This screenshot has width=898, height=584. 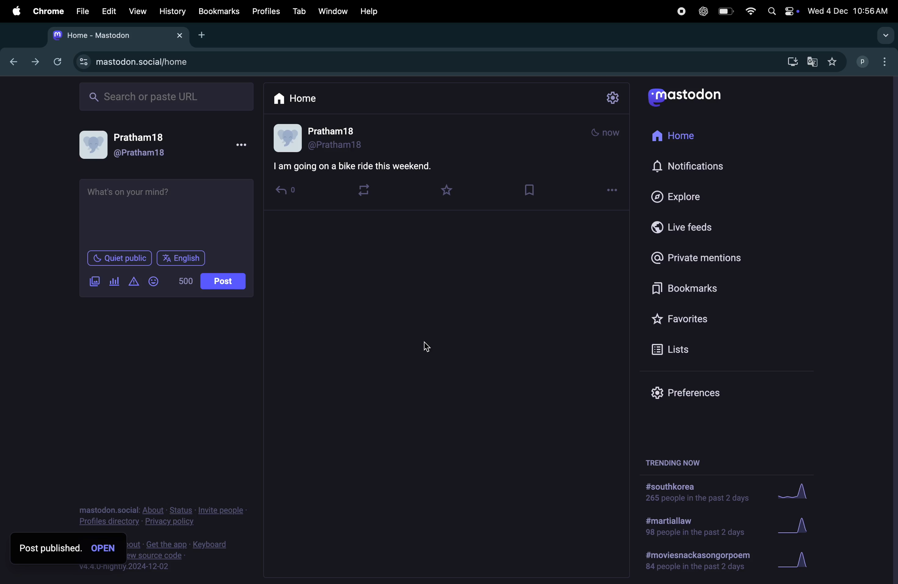 What do you see at coordinates (15, 61) in the screenshot?
I see `previous tab` at bounding box center [15, 61].